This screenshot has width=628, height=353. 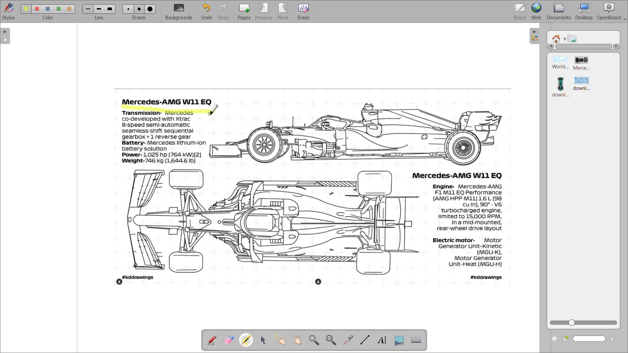 What do you see at coordinates (562, 62) in the screenshot?
I see `image 1` at bounding box center [562, 62].